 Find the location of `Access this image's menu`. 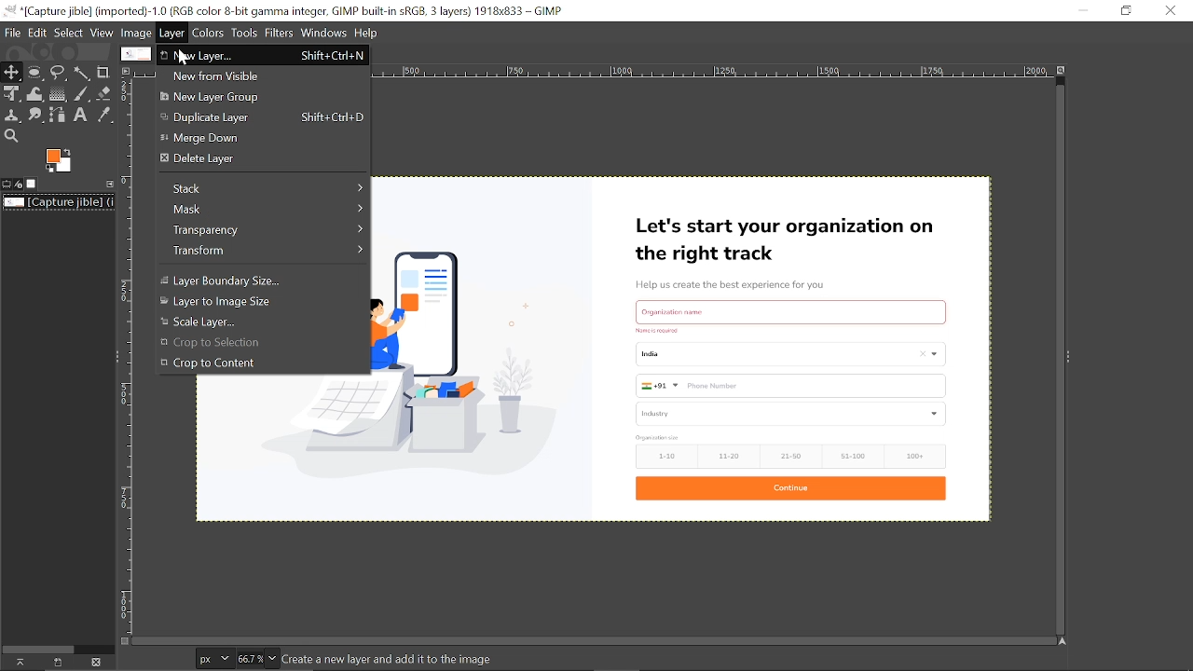

Access this image's menu is located at coordinates (125, 70).